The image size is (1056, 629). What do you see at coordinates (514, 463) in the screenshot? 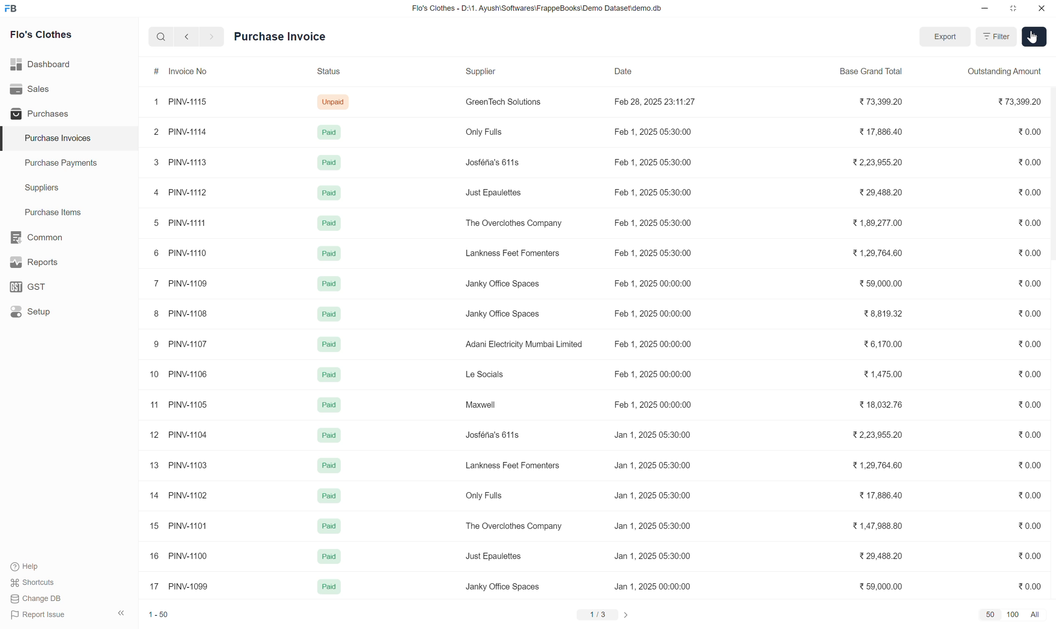
I see `Lankness Feet Fomenters` at bounding box center [514, 463].